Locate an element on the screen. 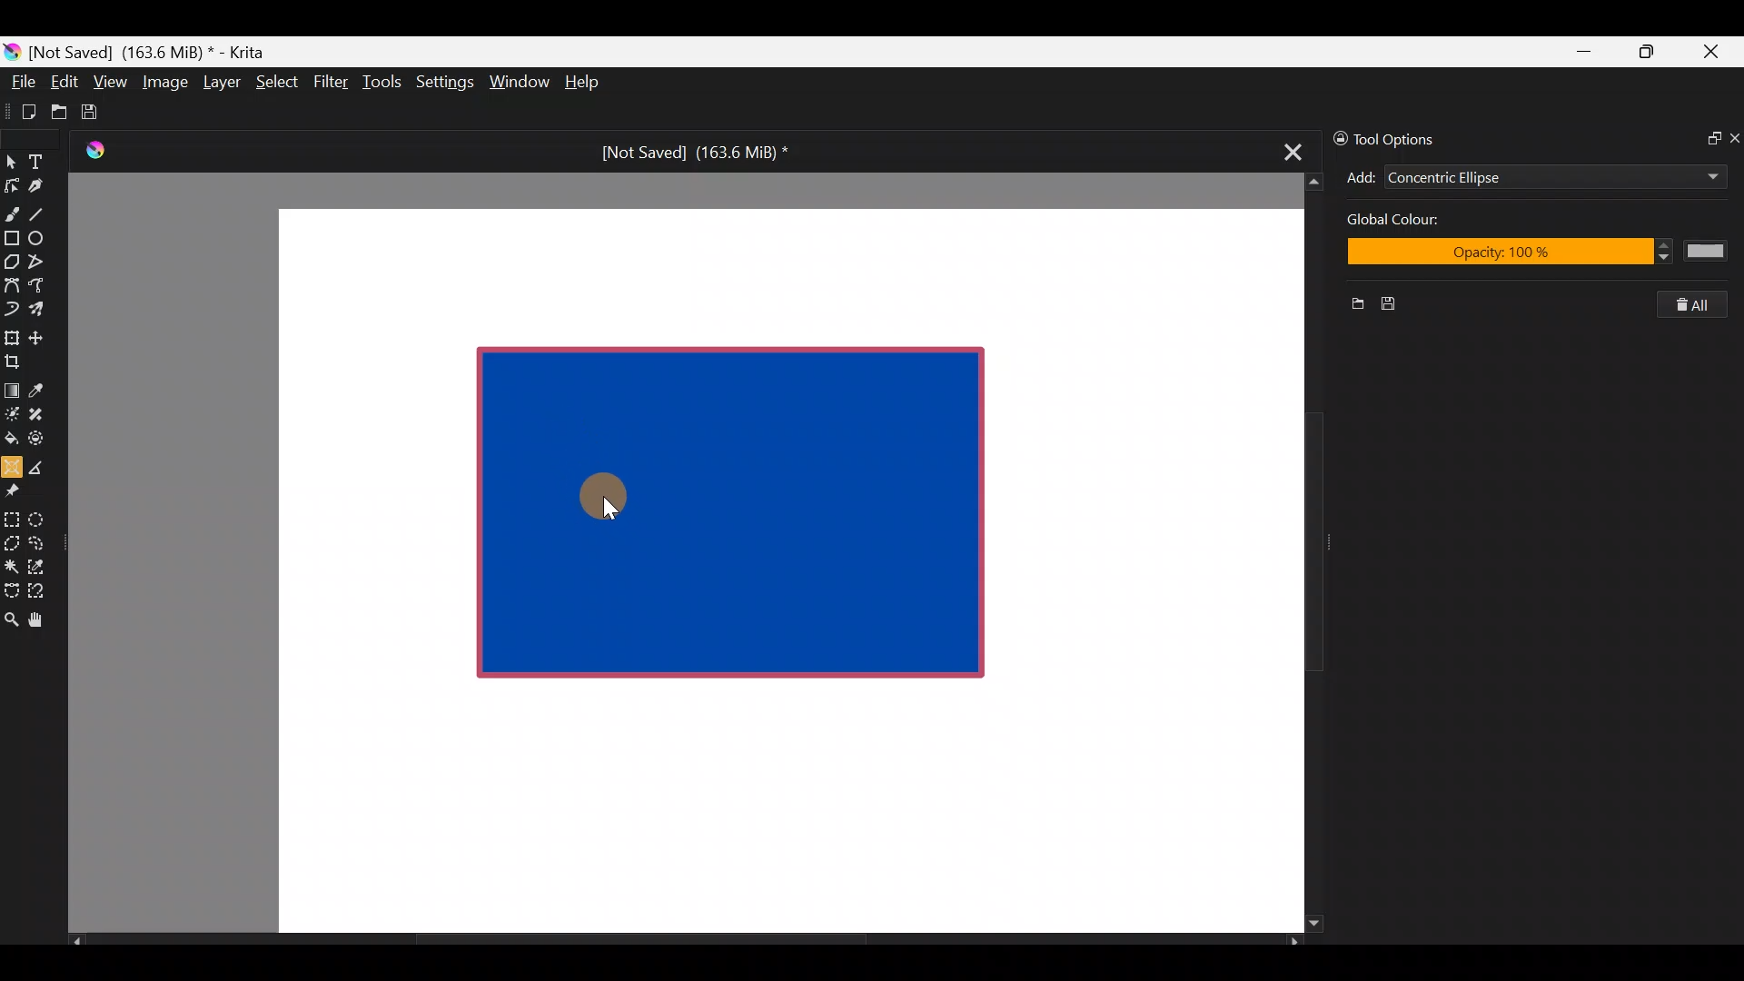 Image resolution: width=1744 pixels, height=981 pixels. Close docker is located at coordinates (1733, 137).